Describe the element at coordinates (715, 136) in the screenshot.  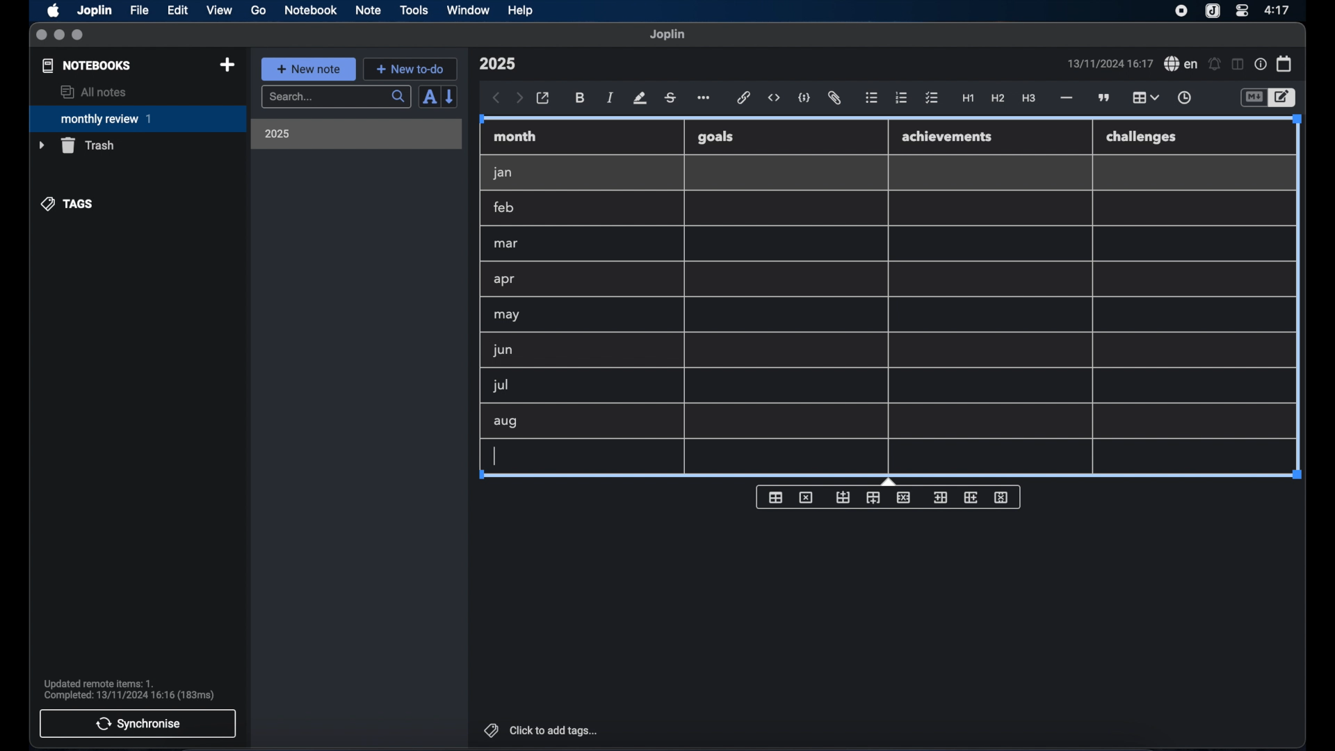
I see `goals` at that location.